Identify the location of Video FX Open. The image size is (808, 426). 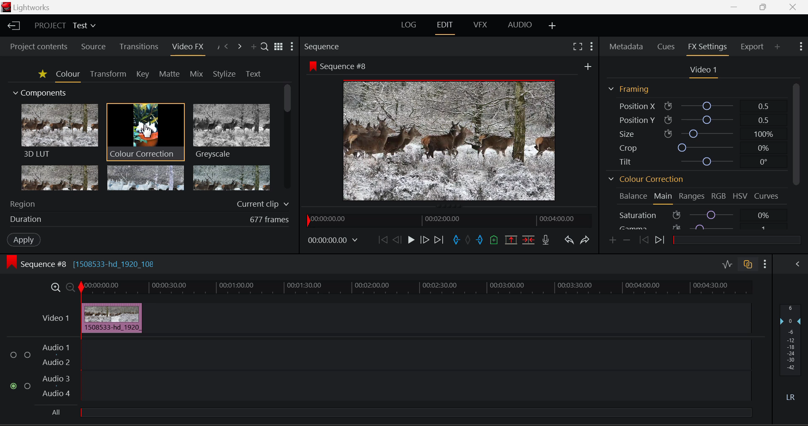
(189, 48).